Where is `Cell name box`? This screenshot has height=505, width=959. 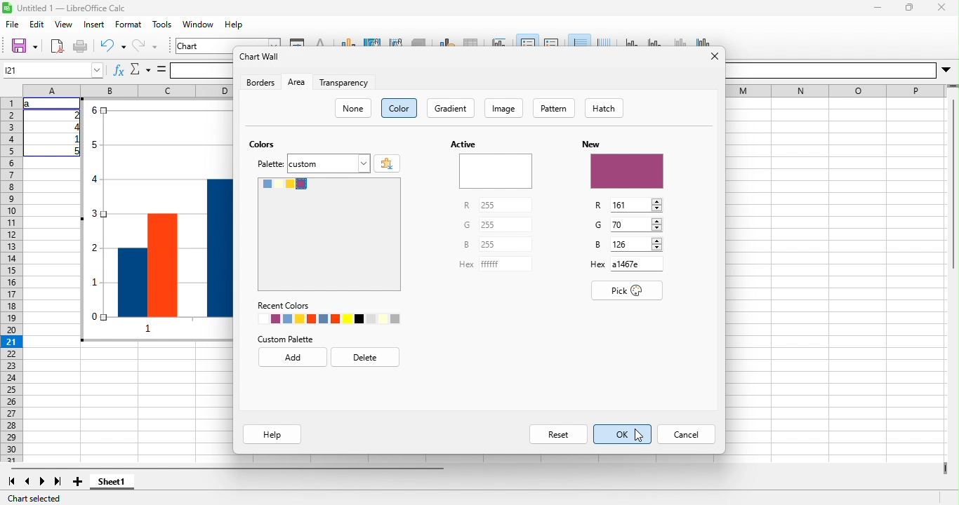
Cell name box is located at coordinates (53, 70).